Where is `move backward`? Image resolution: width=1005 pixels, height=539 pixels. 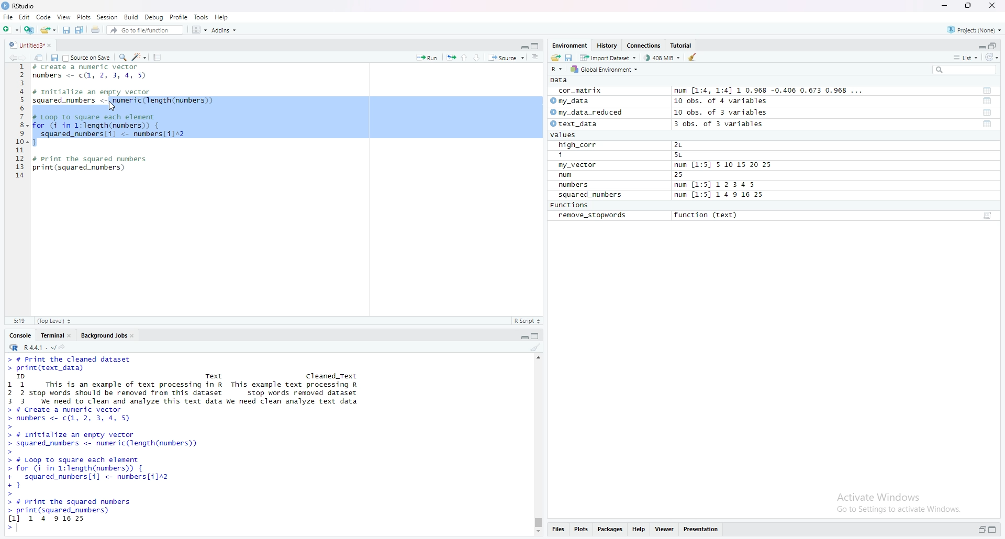 move backward is located at coordinates (13, 57).